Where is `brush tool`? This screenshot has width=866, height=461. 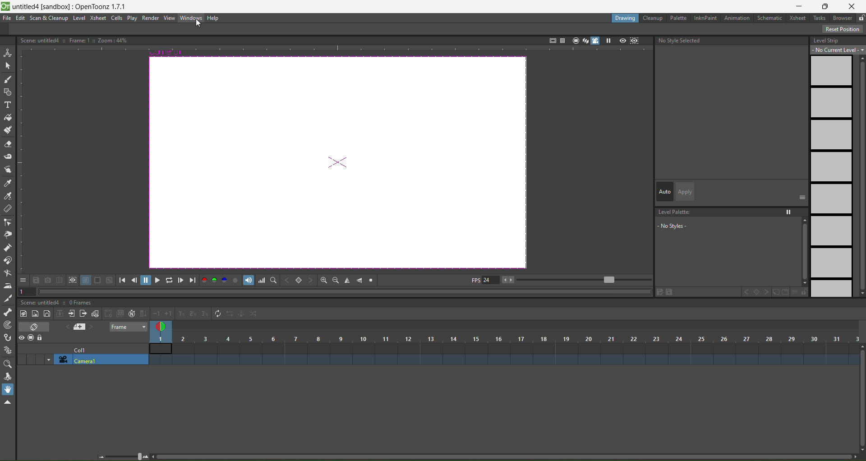
brush tool is located at coordinates (8, 80).